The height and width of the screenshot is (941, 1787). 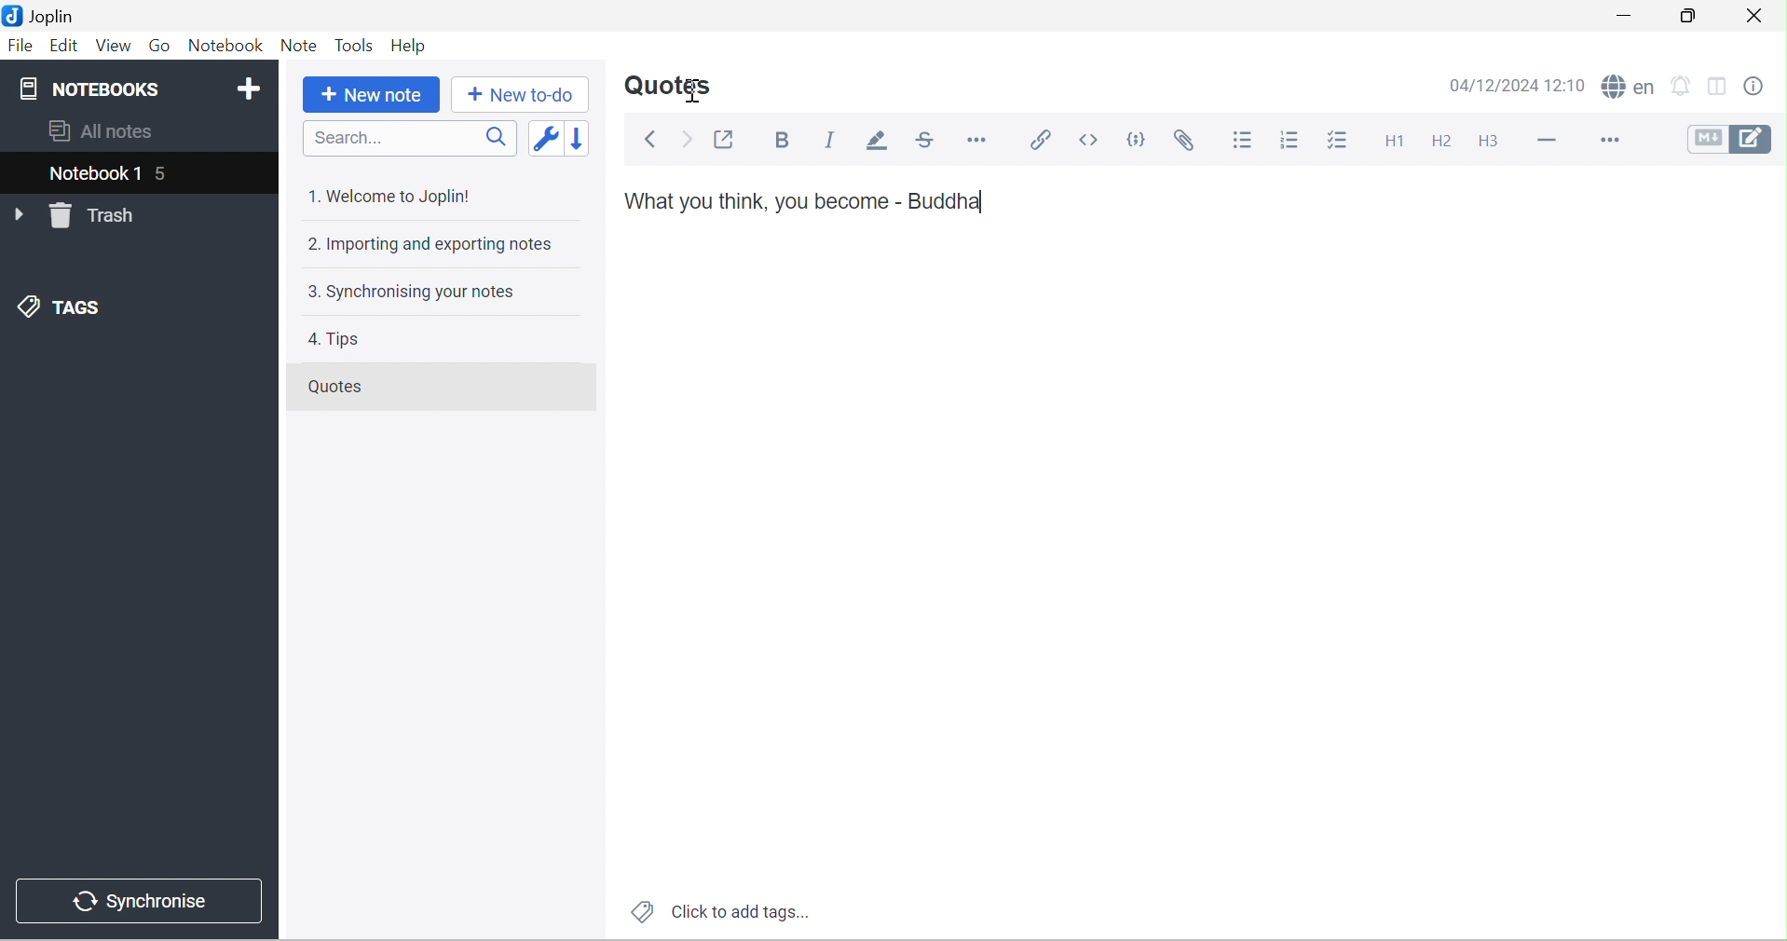 What do you see at coordinates (369, 98) in the screenshot?
I see `New note` at bounding box center [369, 98].